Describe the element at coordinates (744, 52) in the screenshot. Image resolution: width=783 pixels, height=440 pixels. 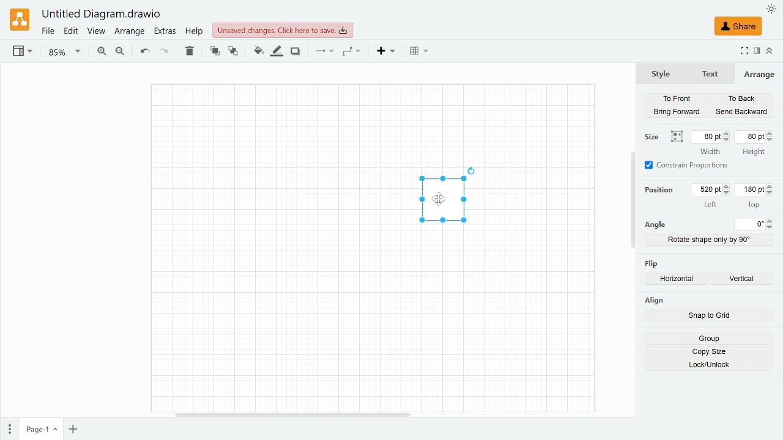
I see `Fullscreen` at that location.